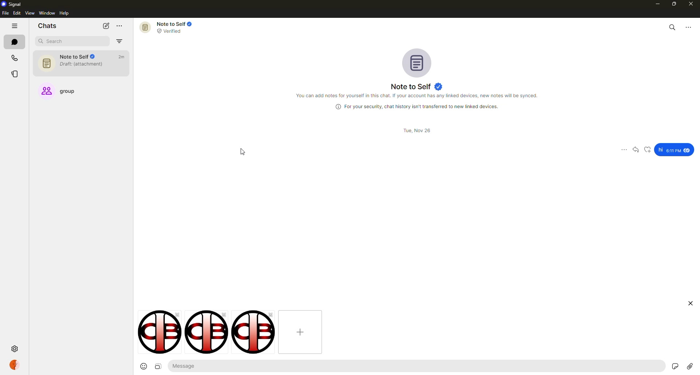 The height and width of the screenshot is (375, 700). What do you see at coordinates (419, 96) in the screenshot?
I see `info` at bounding box center [419, 96].